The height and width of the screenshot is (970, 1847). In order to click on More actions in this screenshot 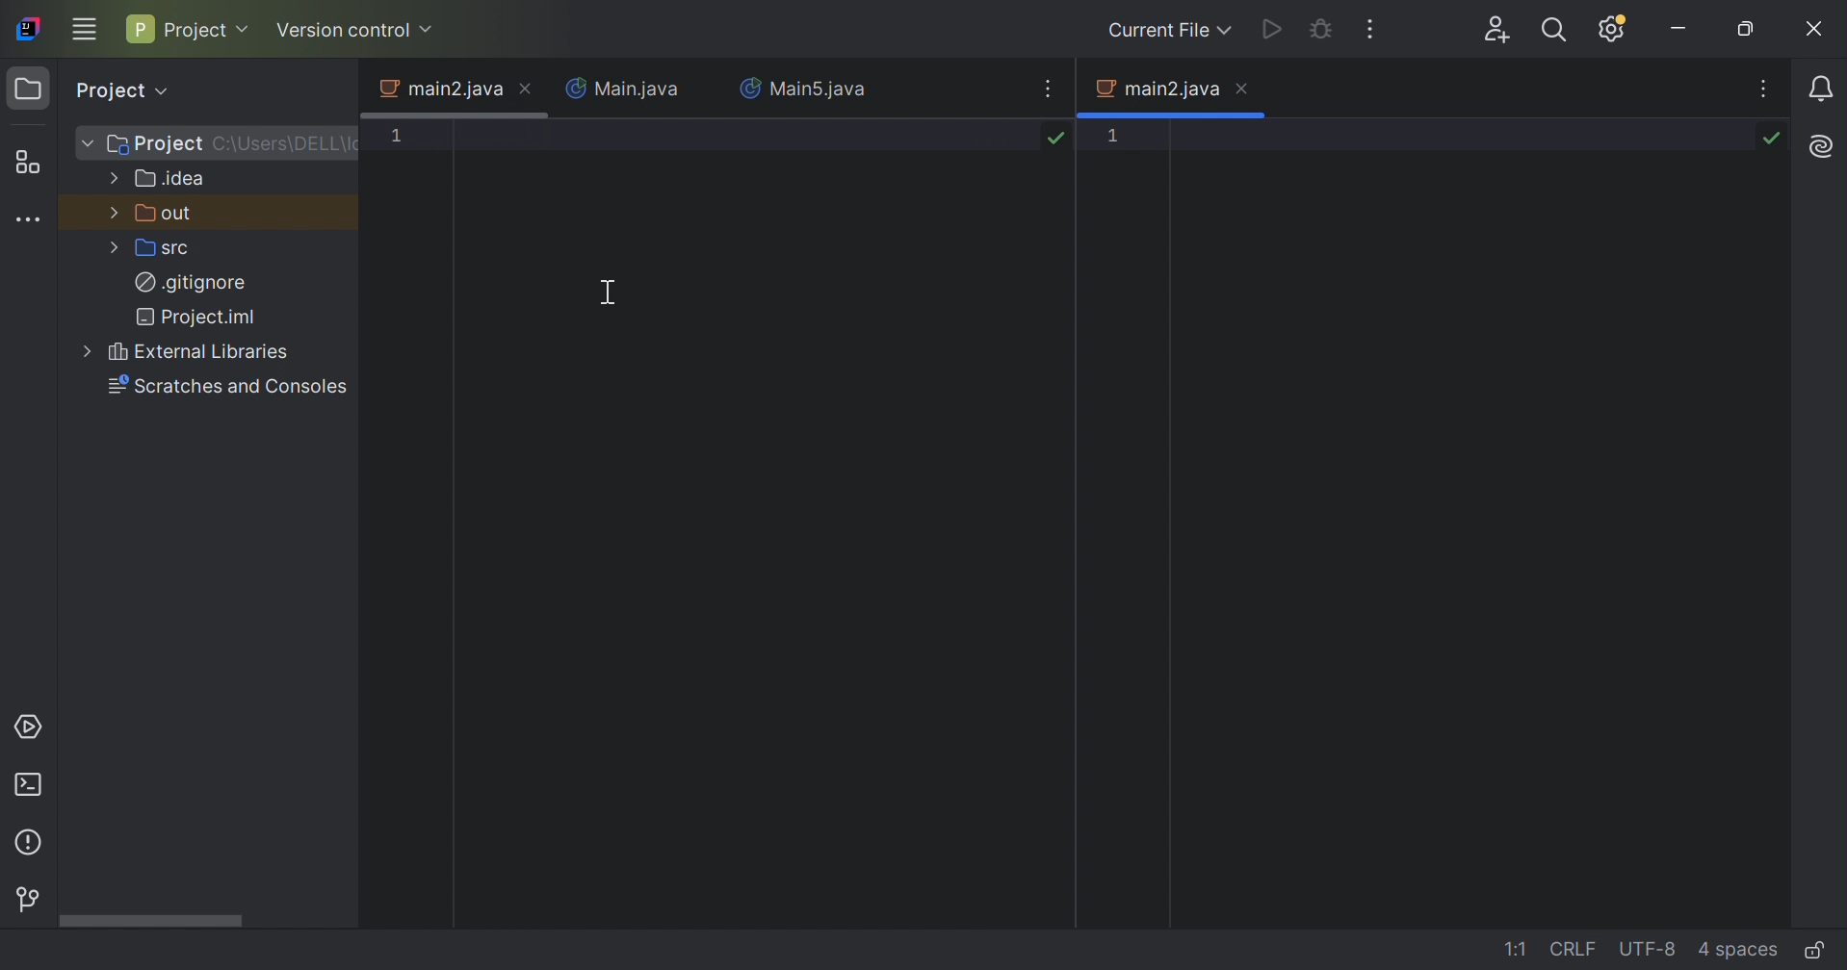, I will do `click(1369, 32)`.